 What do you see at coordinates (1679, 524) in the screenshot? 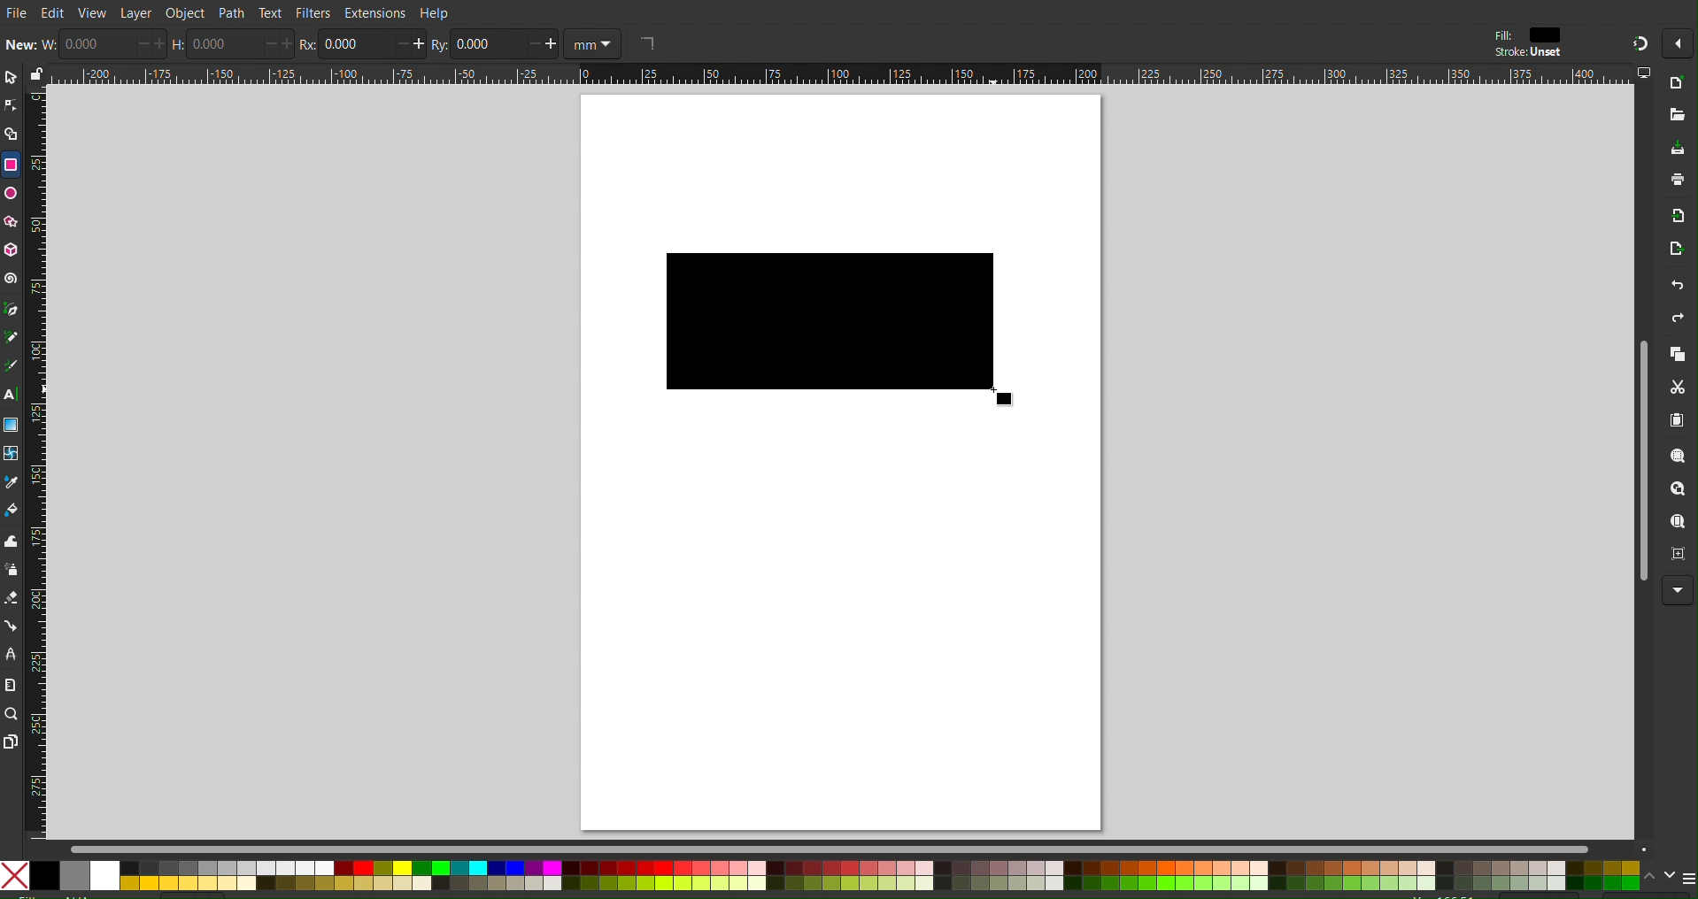
I see `Zoom Page` at bounding box center [1679, 524].